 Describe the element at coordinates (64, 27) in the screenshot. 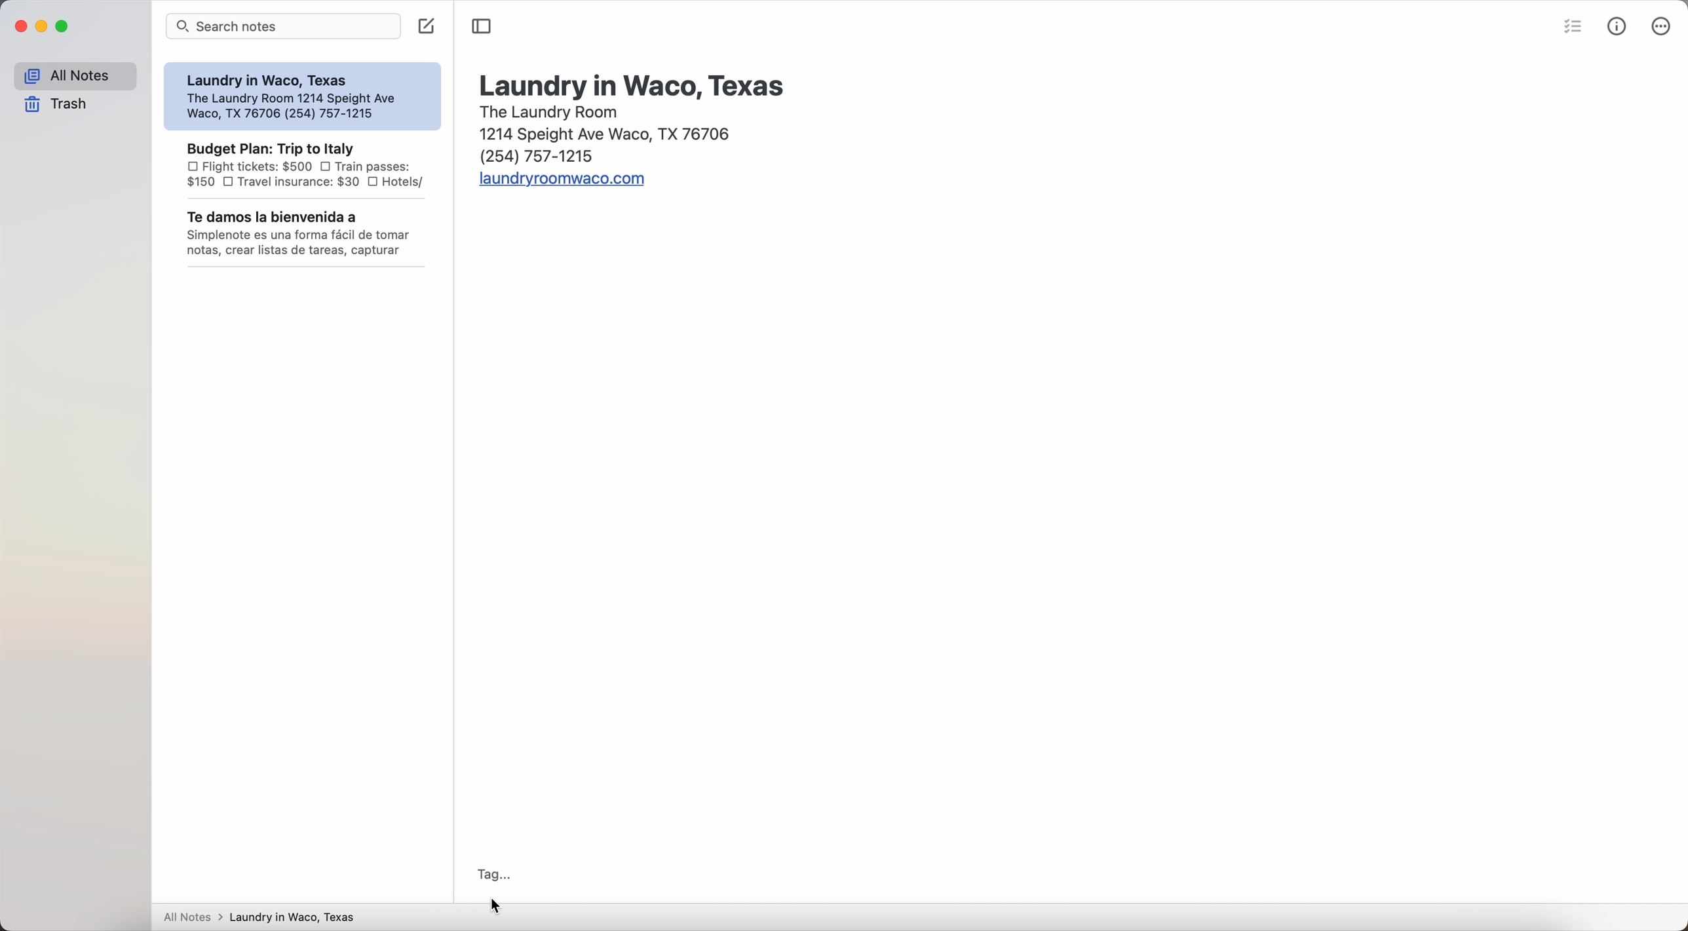

I see `maximize Simplenote` at that location.